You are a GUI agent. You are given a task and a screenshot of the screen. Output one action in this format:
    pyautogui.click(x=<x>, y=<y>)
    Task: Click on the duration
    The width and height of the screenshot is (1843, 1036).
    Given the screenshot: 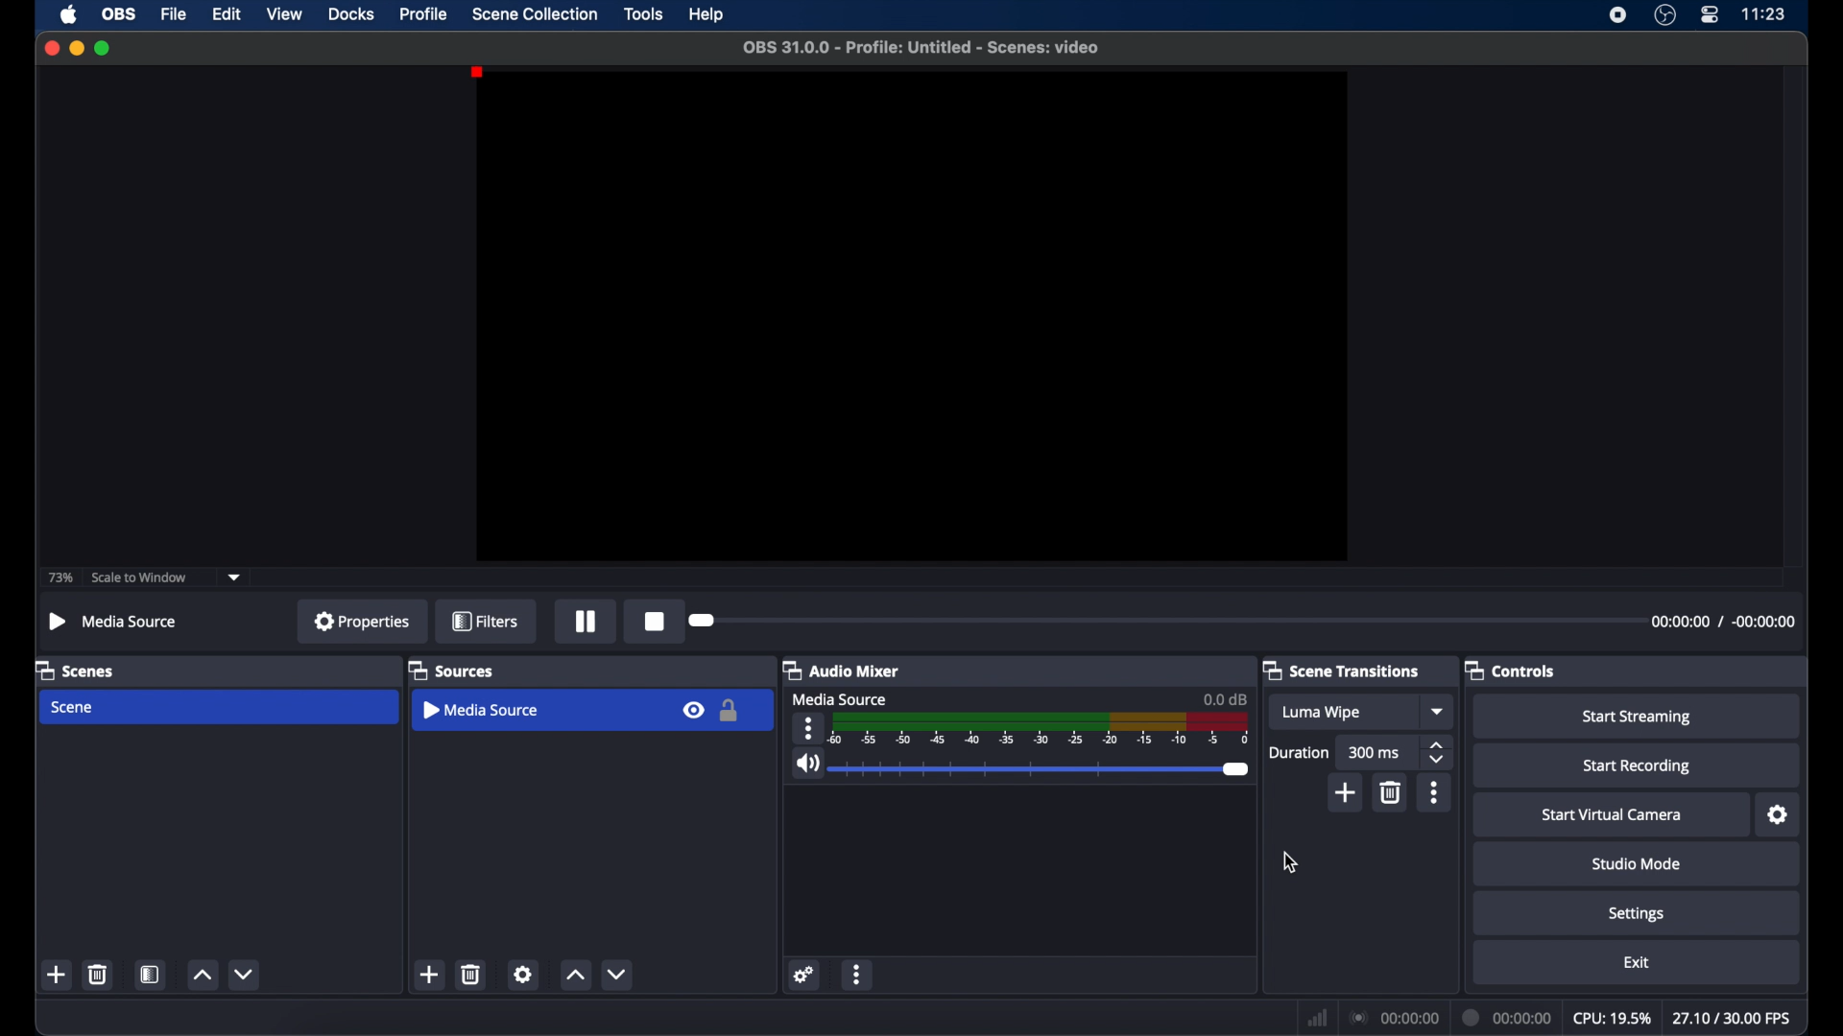 What is the action you would take?
    pyautogui.click(x=1298, y=754)
    